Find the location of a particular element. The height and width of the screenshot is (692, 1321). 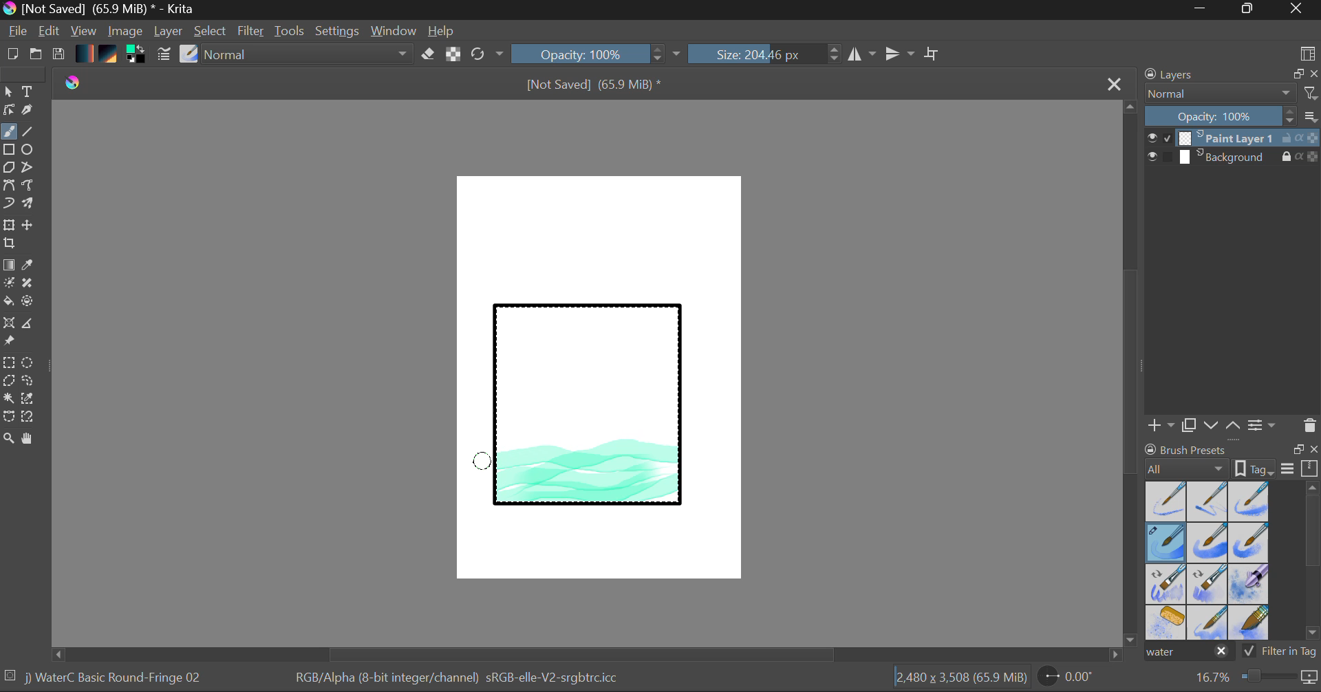

logo is located at coordinates (75, 83).